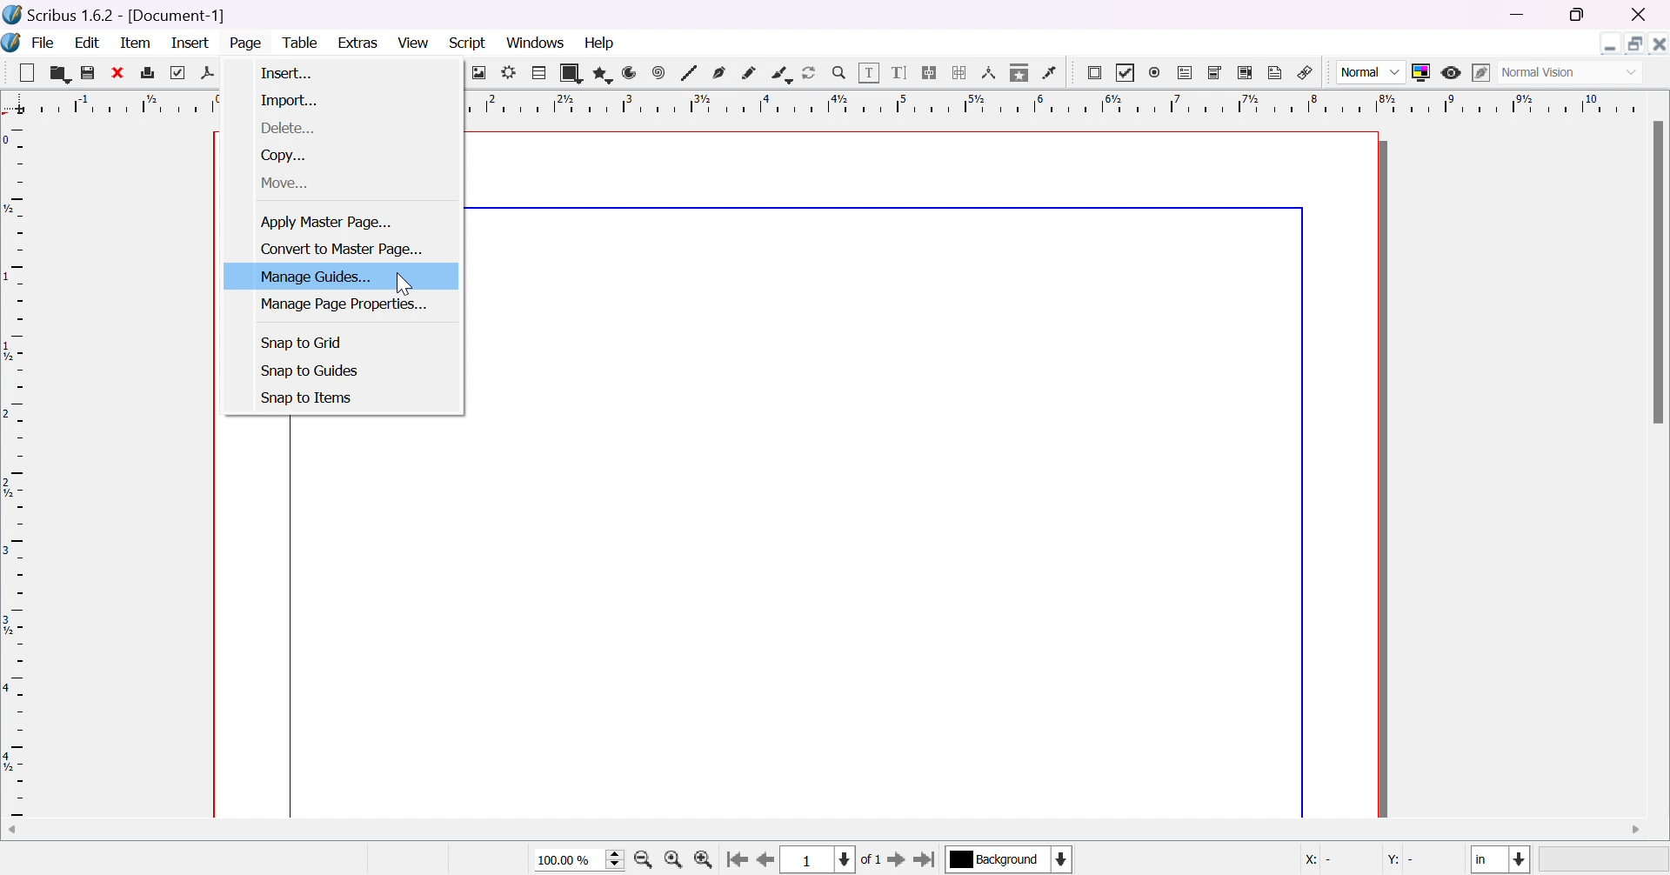 The height and width of the screenshot is (875, 1670). What do you see at coordinates (752, 75) in the screenshot?
I see `freehand line` at bounding box center [752, 75].